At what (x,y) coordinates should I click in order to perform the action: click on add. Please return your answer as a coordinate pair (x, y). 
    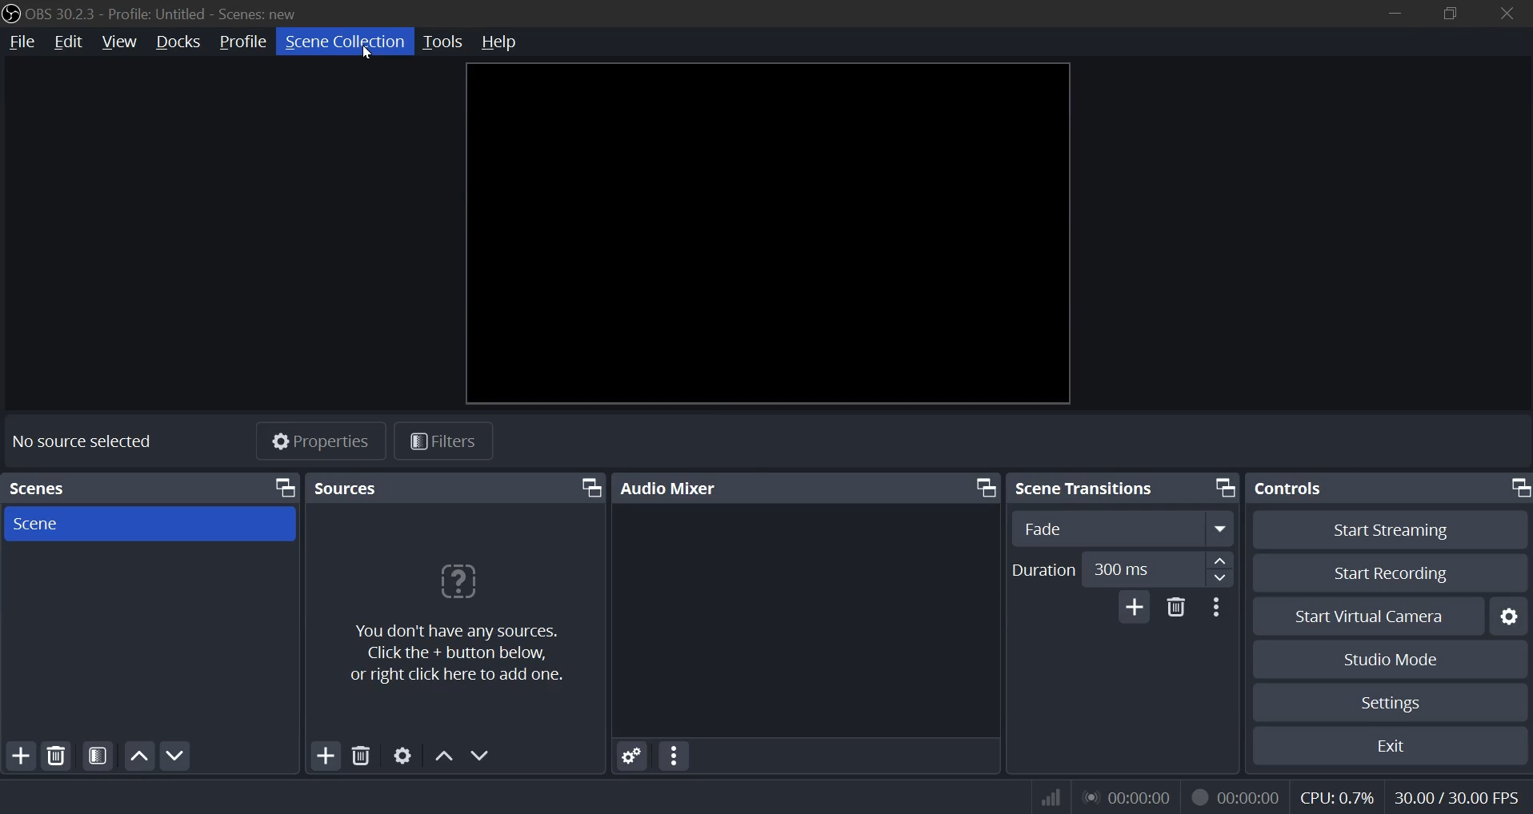
    Looking at the image, I should click on (325, 756).